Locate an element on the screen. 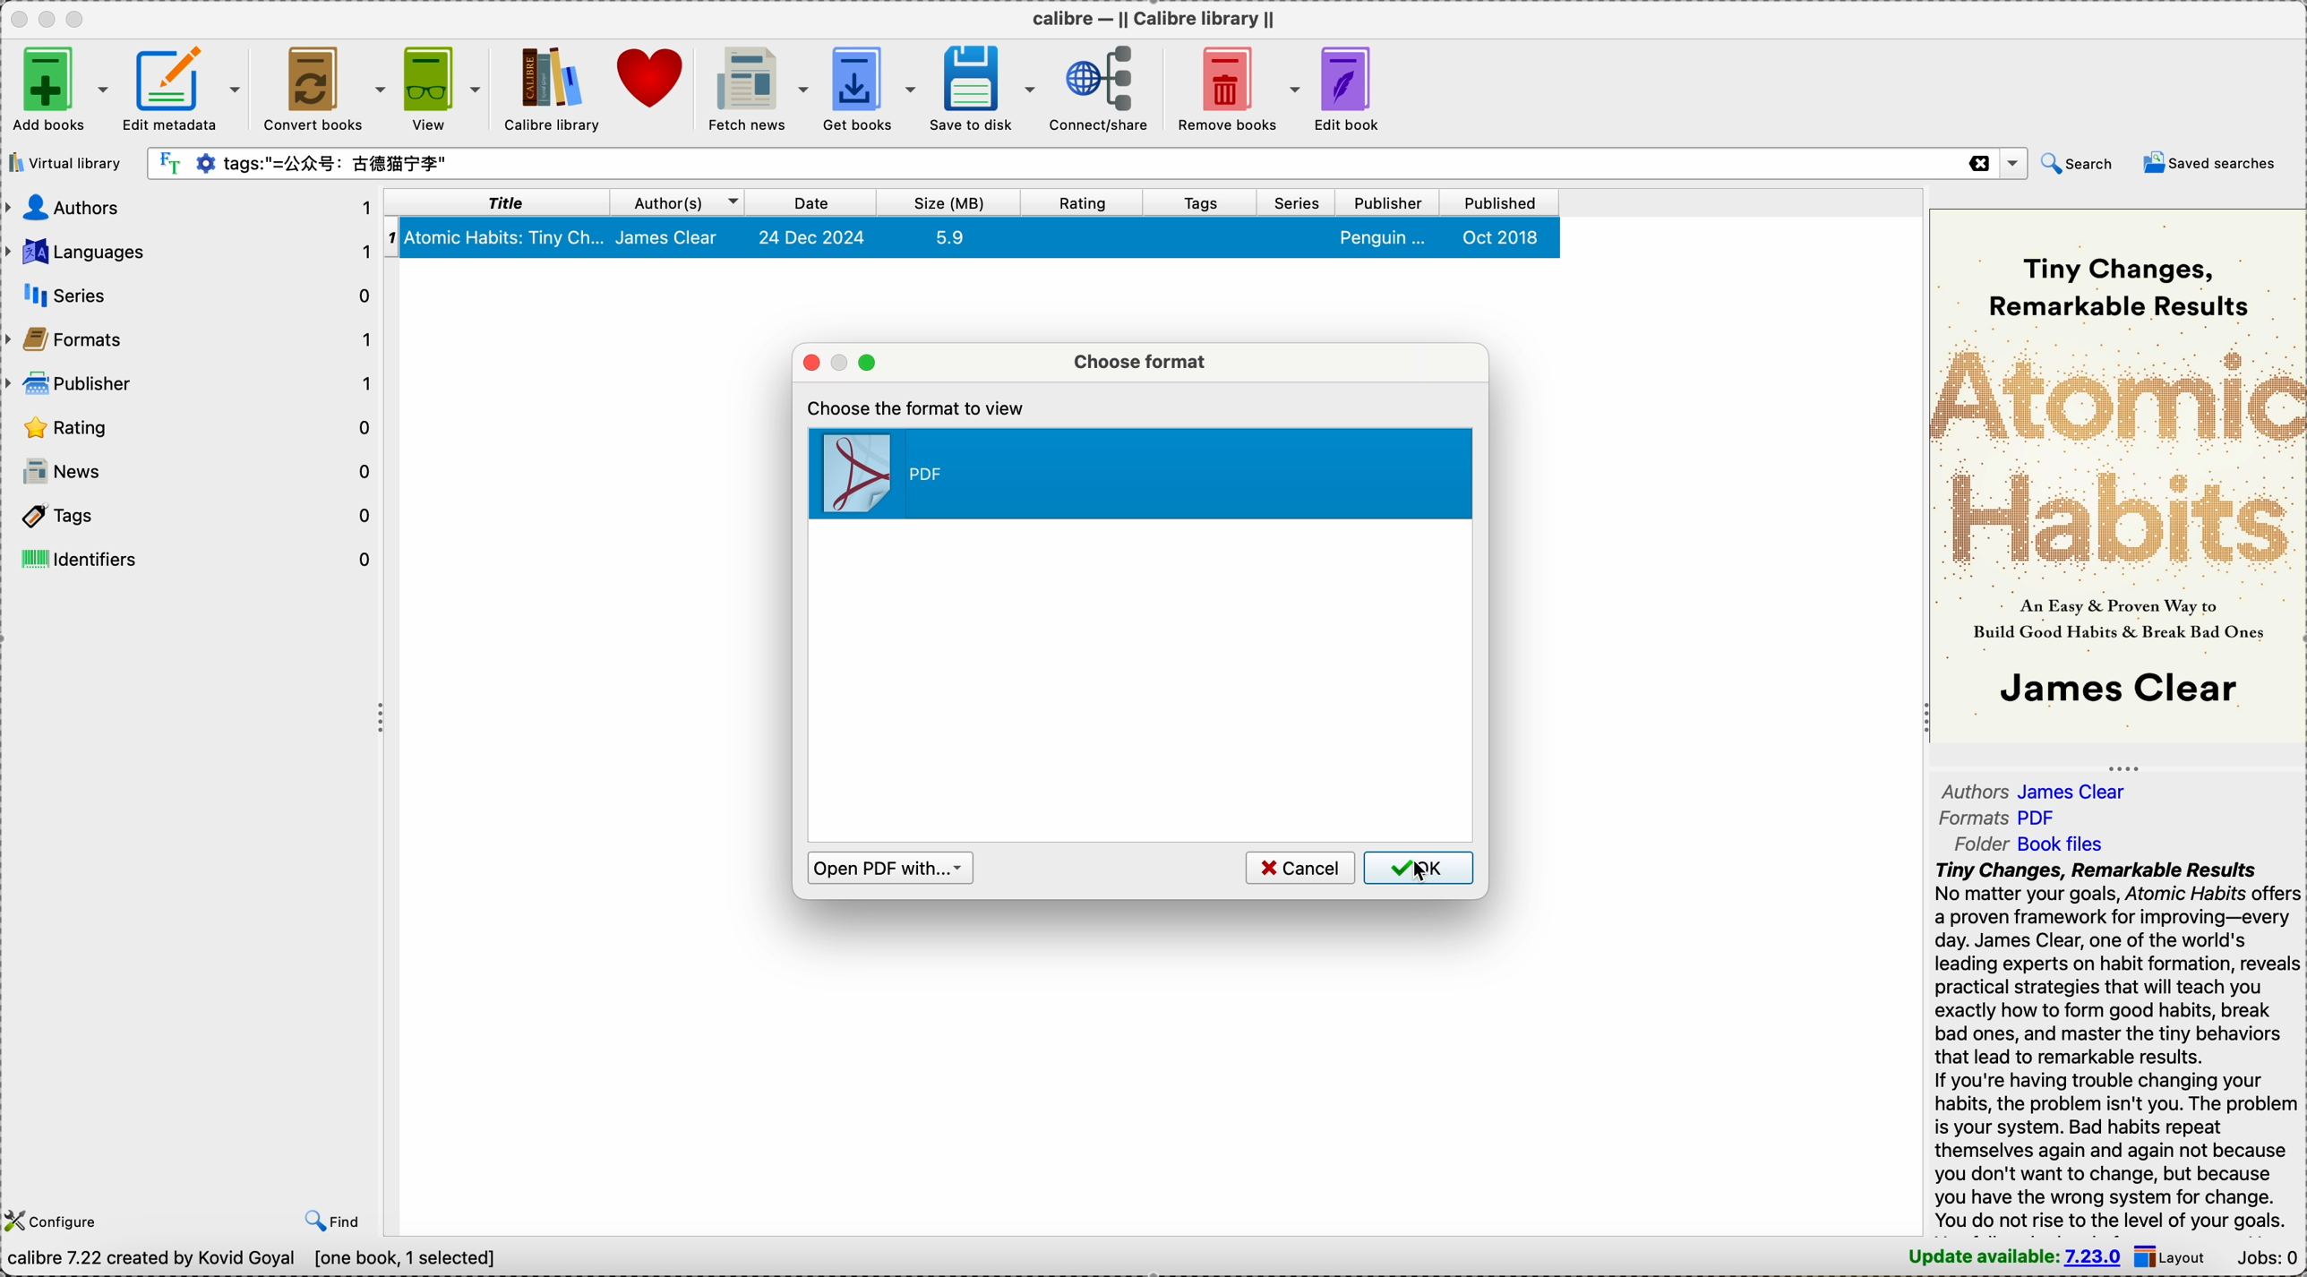 This screenshot has width=2307, height=1277. book cover preview is located at coordinates (2117, 478).